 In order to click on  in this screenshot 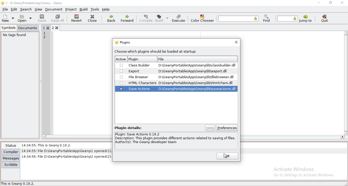, I will do `click(45, 28)`.